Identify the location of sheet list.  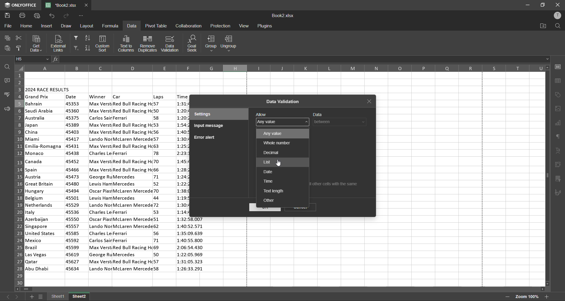
(42, 297).